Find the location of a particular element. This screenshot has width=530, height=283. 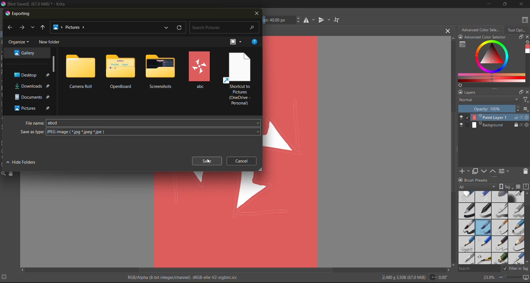

Brush presets is located at coordinates (485, 180).